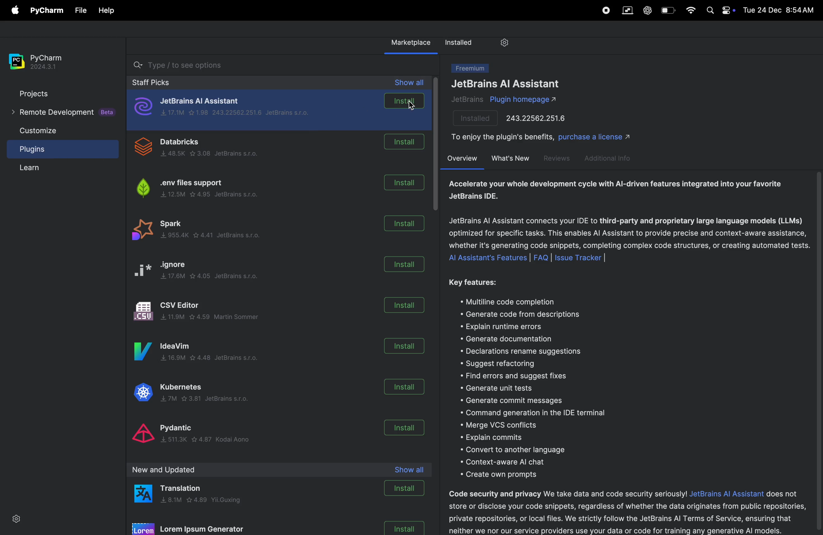 Image resolution: width=823 pixels, height=535 pixels. I want to click on data bricks, so click(202, 149).